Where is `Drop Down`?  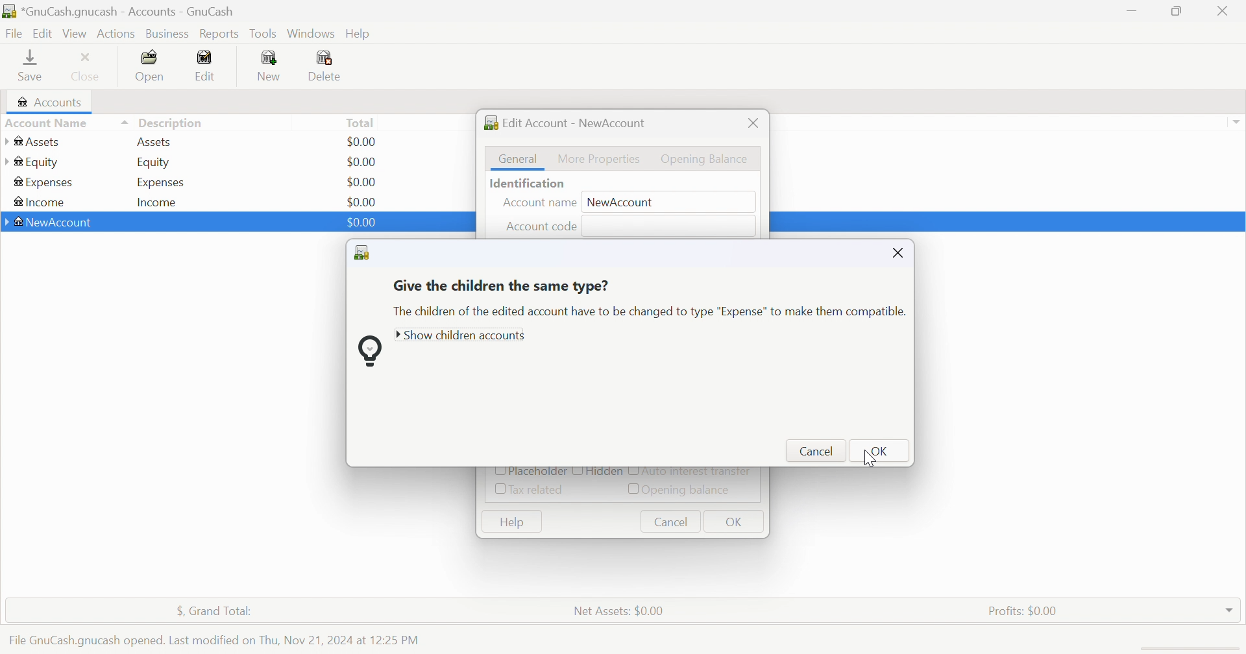 Drop Down is located at coordinates (1236, 122).